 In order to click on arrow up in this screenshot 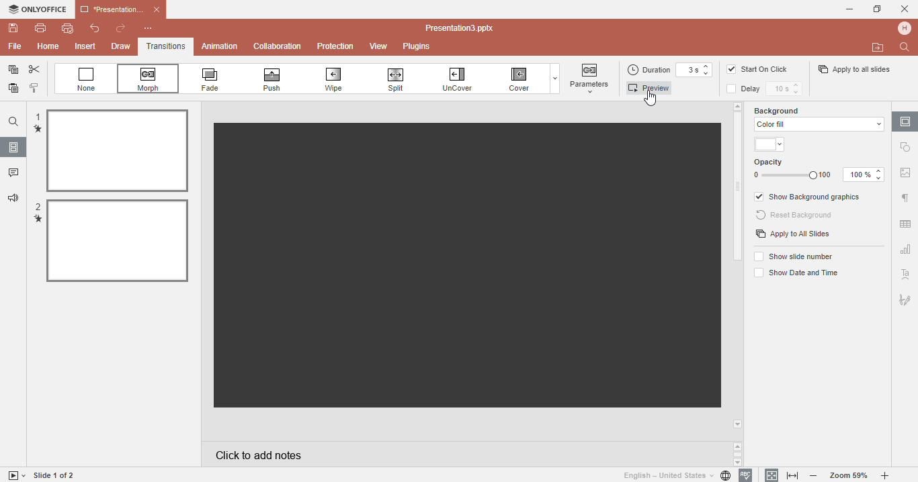, I will do `click(737, 105)`.